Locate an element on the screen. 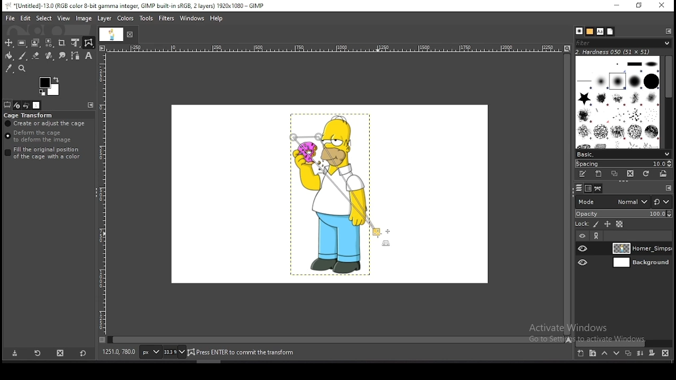 The image size is (676, 380). filters is located at coordinates (167, 18).